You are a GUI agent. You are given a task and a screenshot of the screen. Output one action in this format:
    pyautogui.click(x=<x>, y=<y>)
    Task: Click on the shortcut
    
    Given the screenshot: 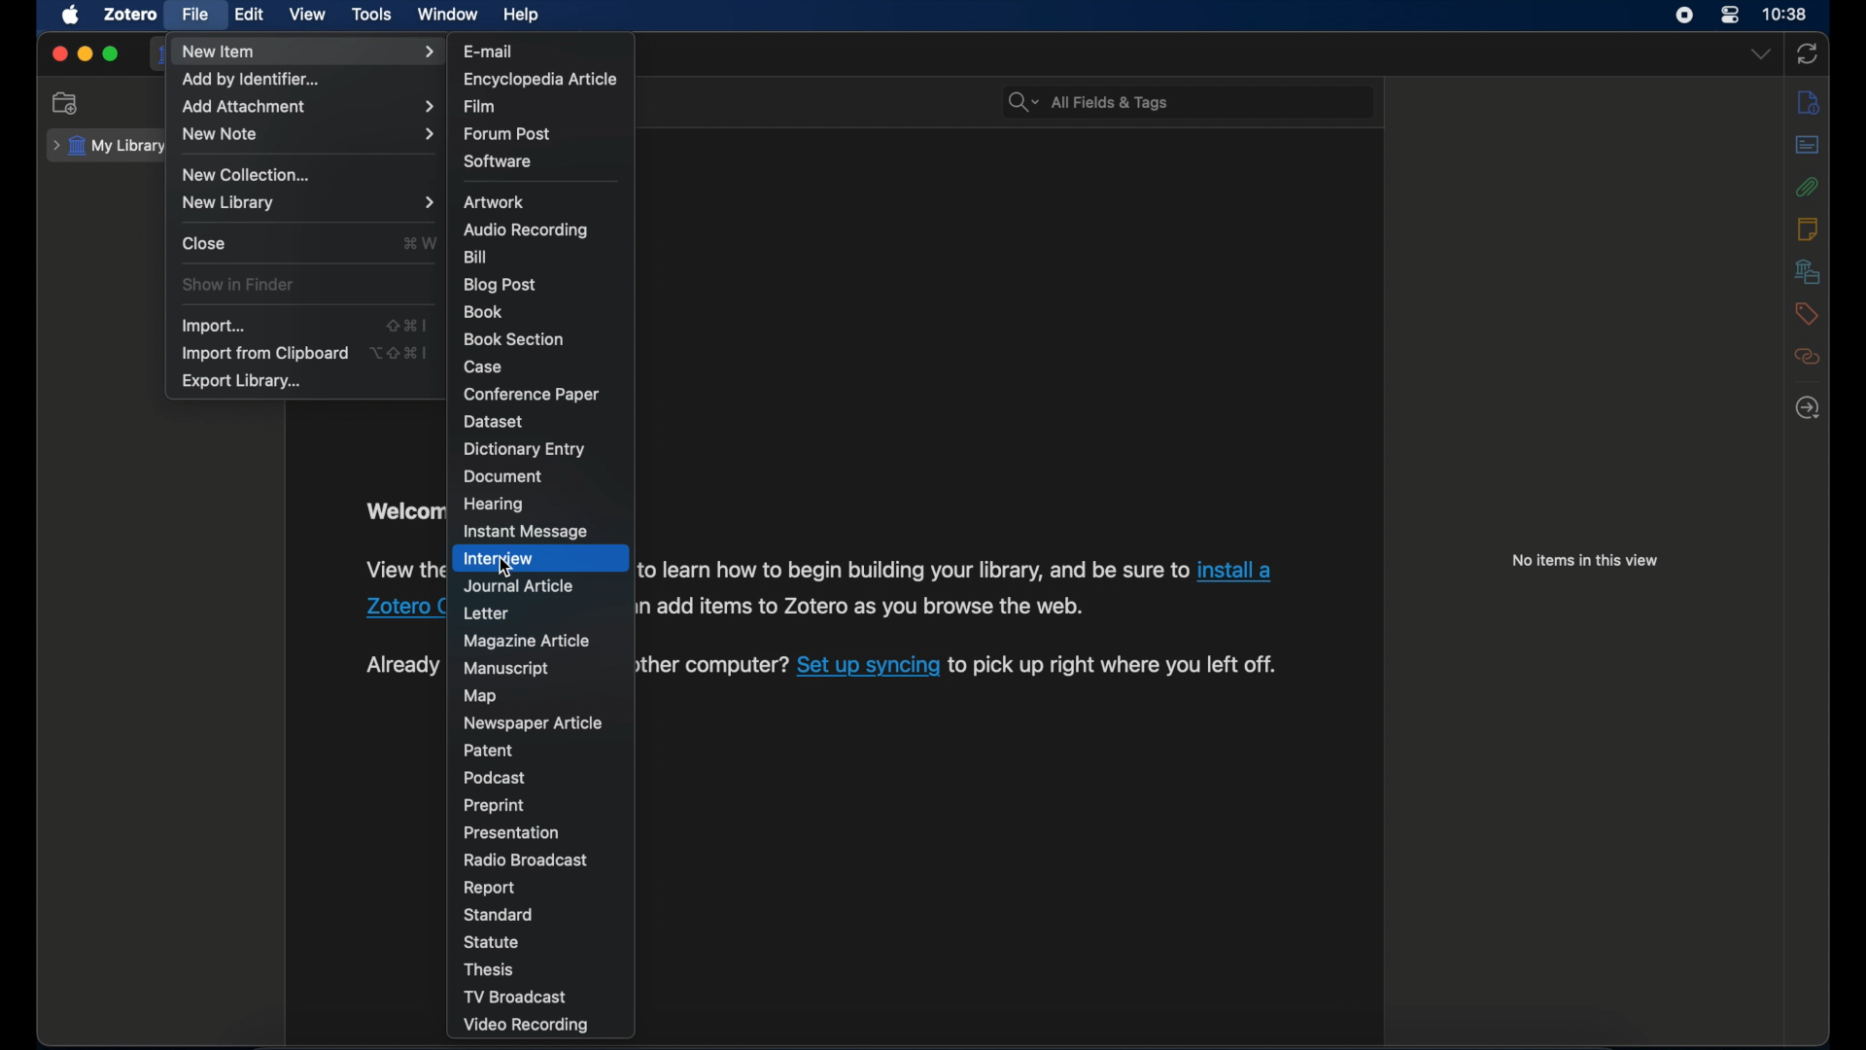 What is the action you would take?
    pyautogui.click(x=400, y=352)
    